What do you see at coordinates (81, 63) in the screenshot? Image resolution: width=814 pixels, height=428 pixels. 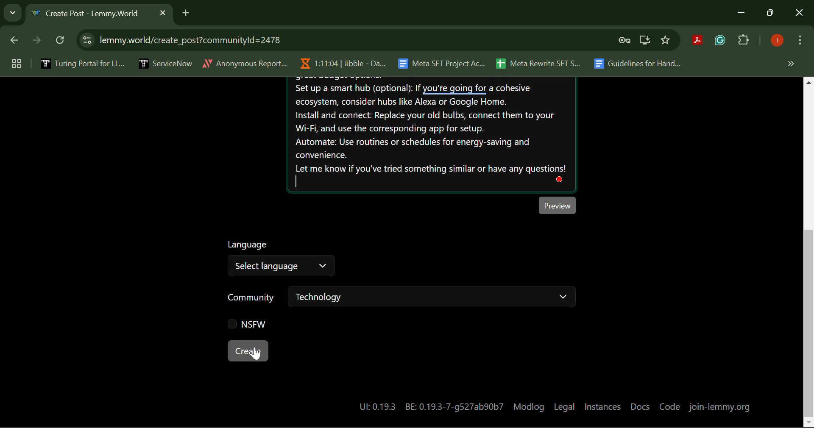 I see `Turing Portal for LLM` at bounding box center [81, 63].